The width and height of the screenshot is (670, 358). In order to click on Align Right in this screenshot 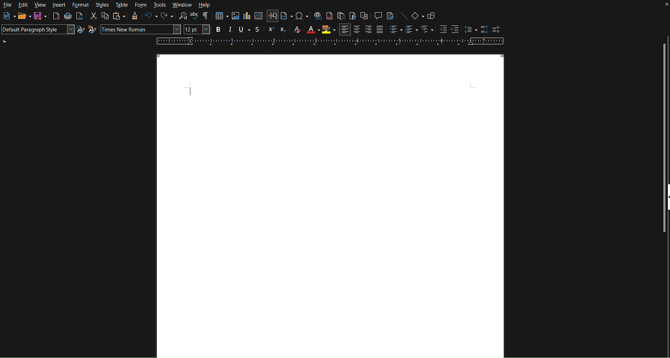, I will do `click(369, 29)`.